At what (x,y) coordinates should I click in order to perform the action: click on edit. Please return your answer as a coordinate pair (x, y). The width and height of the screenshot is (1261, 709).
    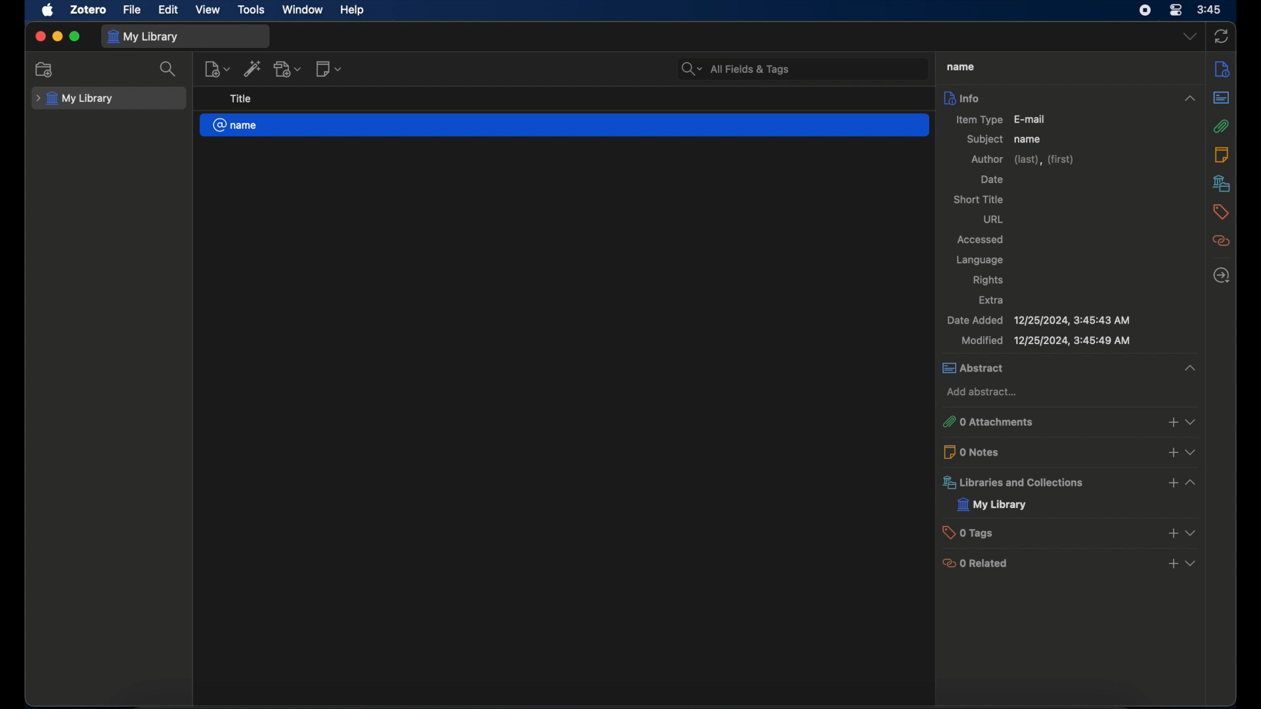
    Looking at the image, I should click on (169, 11).